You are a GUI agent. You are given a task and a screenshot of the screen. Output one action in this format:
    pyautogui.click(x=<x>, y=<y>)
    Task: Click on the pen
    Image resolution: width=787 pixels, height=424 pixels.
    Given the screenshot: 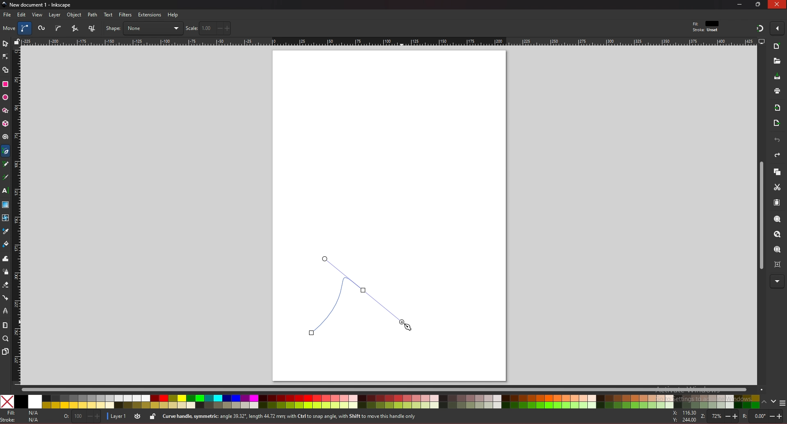 What is the action you would take?
    pyautogui.click(x=7, y=151)
    